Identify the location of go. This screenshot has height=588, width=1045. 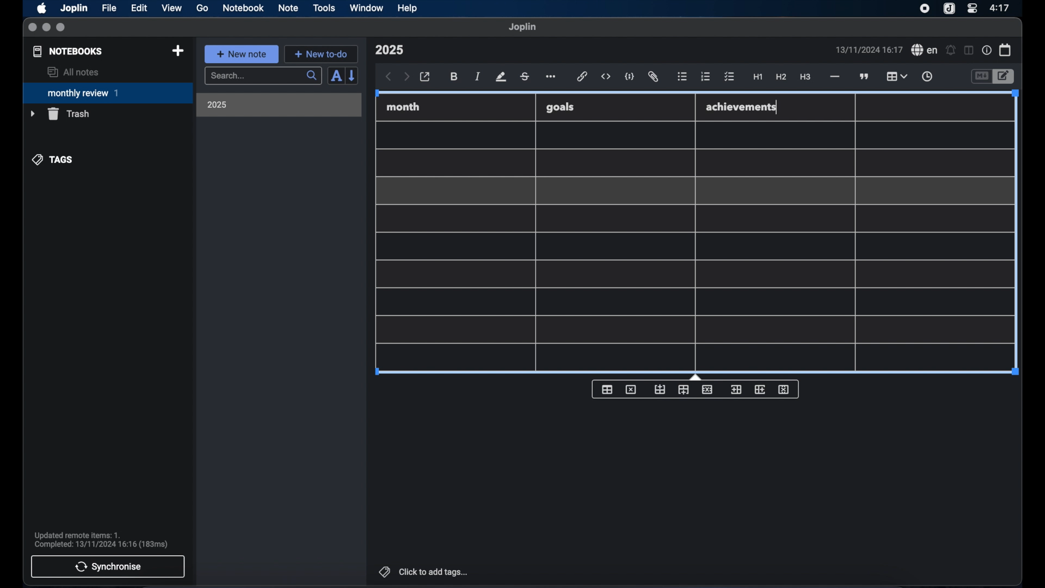
(202, 8).